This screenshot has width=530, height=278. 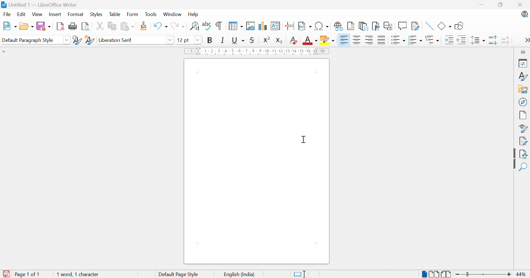 What do you see at coordinates (305, 27) in the screenshot?
I see `Insert field` at bounding box center [305, 27].